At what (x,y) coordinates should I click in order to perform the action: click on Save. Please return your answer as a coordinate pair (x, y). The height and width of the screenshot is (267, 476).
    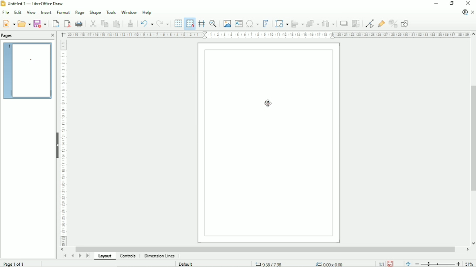
    Looking at the image, I should click on (390, 264).